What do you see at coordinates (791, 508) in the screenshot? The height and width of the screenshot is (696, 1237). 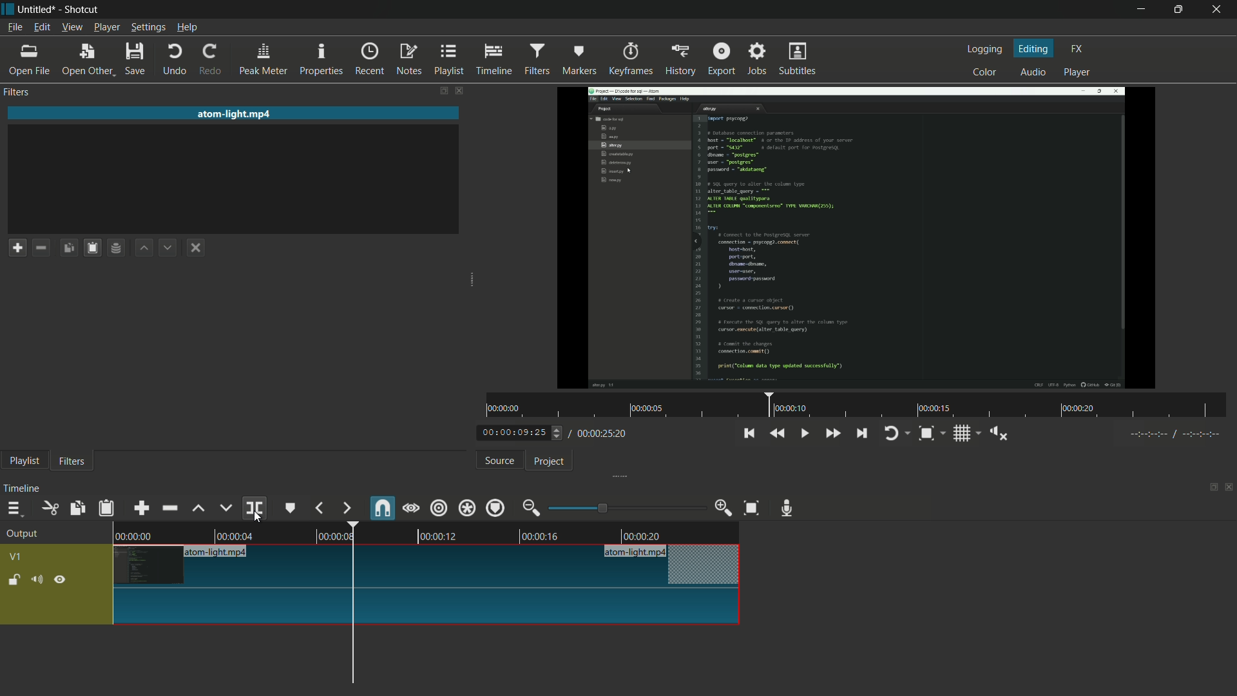 I see `record audio` at bounding box center [791, 508].